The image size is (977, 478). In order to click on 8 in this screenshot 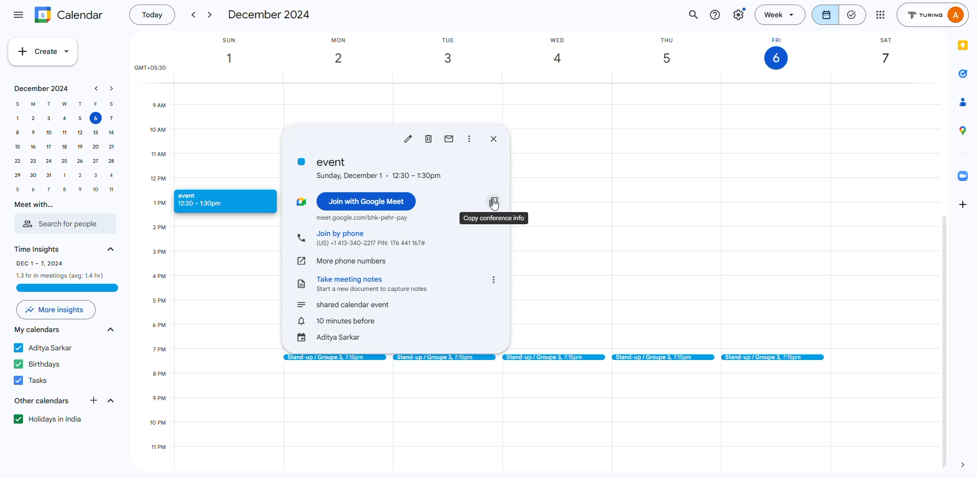, I will do `click(16, 133)`.